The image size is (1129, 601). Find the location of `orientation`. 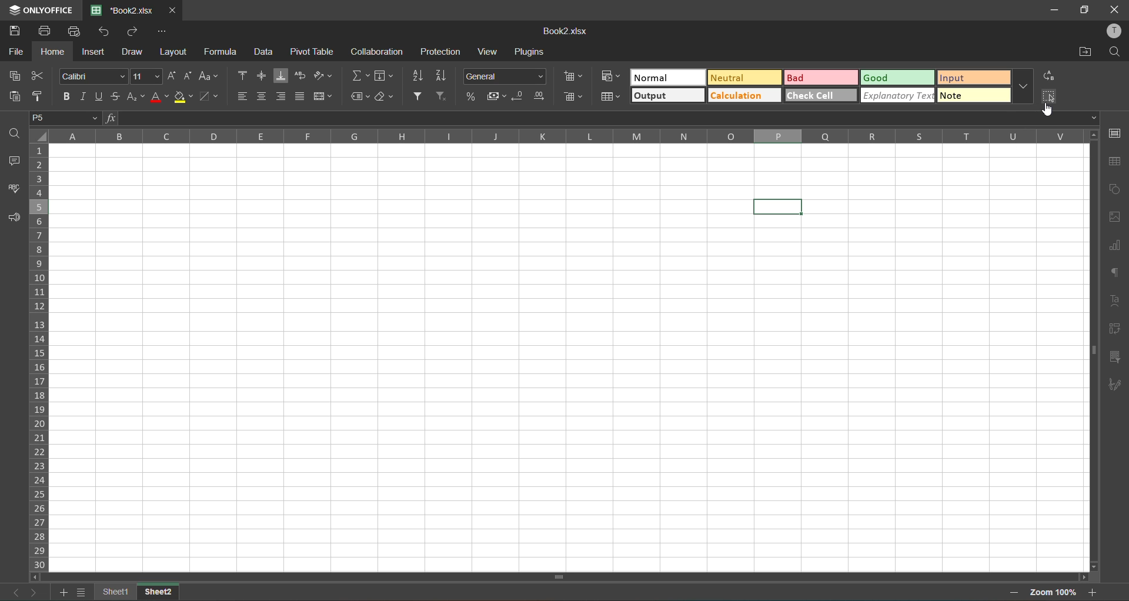

orientation is located at coordinates (322, 76).